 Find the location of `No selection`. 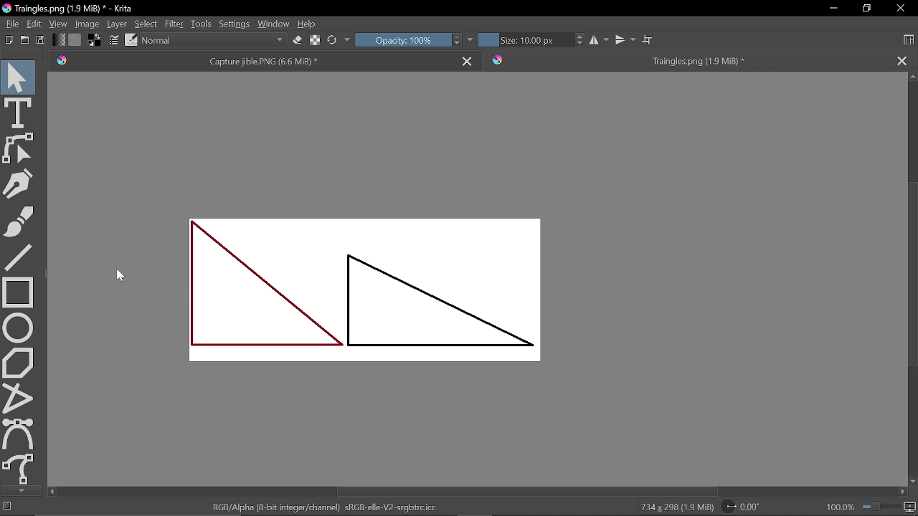

No selection is located at coordinates (8, 508).